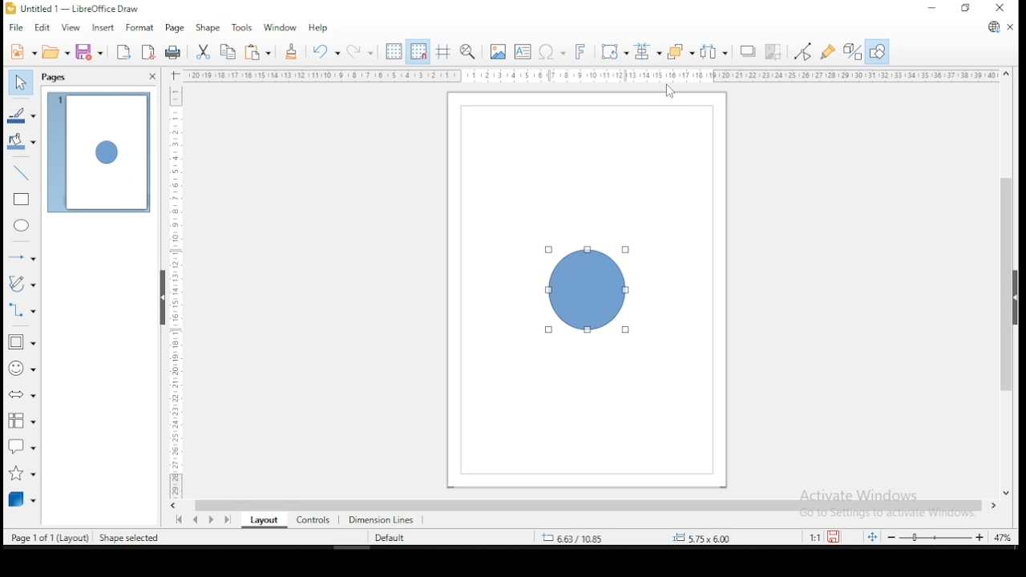 The height and width of the screenshot is (577, 1026). I want to click on zoom slider, so click(935, 536).